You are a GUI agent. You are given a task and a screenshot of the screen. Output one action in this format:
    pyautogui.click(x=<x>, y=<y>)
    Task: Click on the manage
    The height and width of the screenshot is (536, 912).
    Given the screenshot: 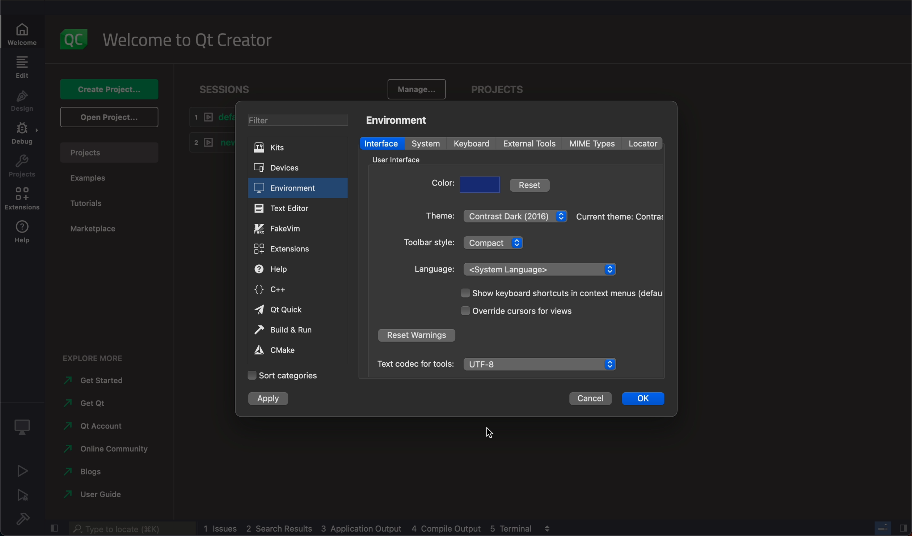 What is the action you would take?
    pyautogui.click(x=418, y=88)
    